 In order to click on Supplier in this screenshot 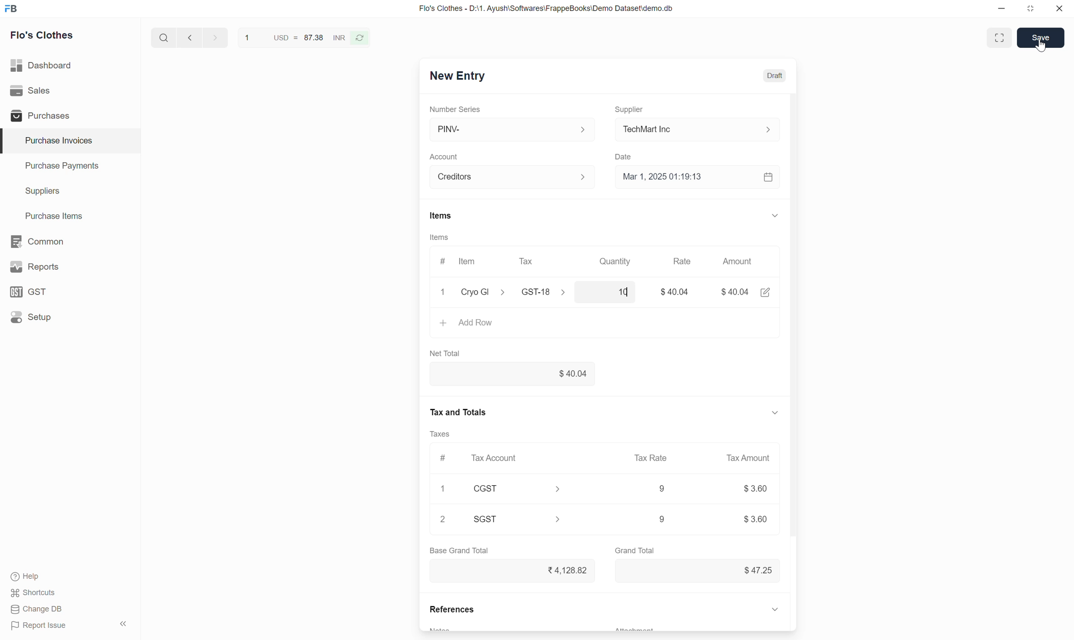, I will do `click(633, 106)`.